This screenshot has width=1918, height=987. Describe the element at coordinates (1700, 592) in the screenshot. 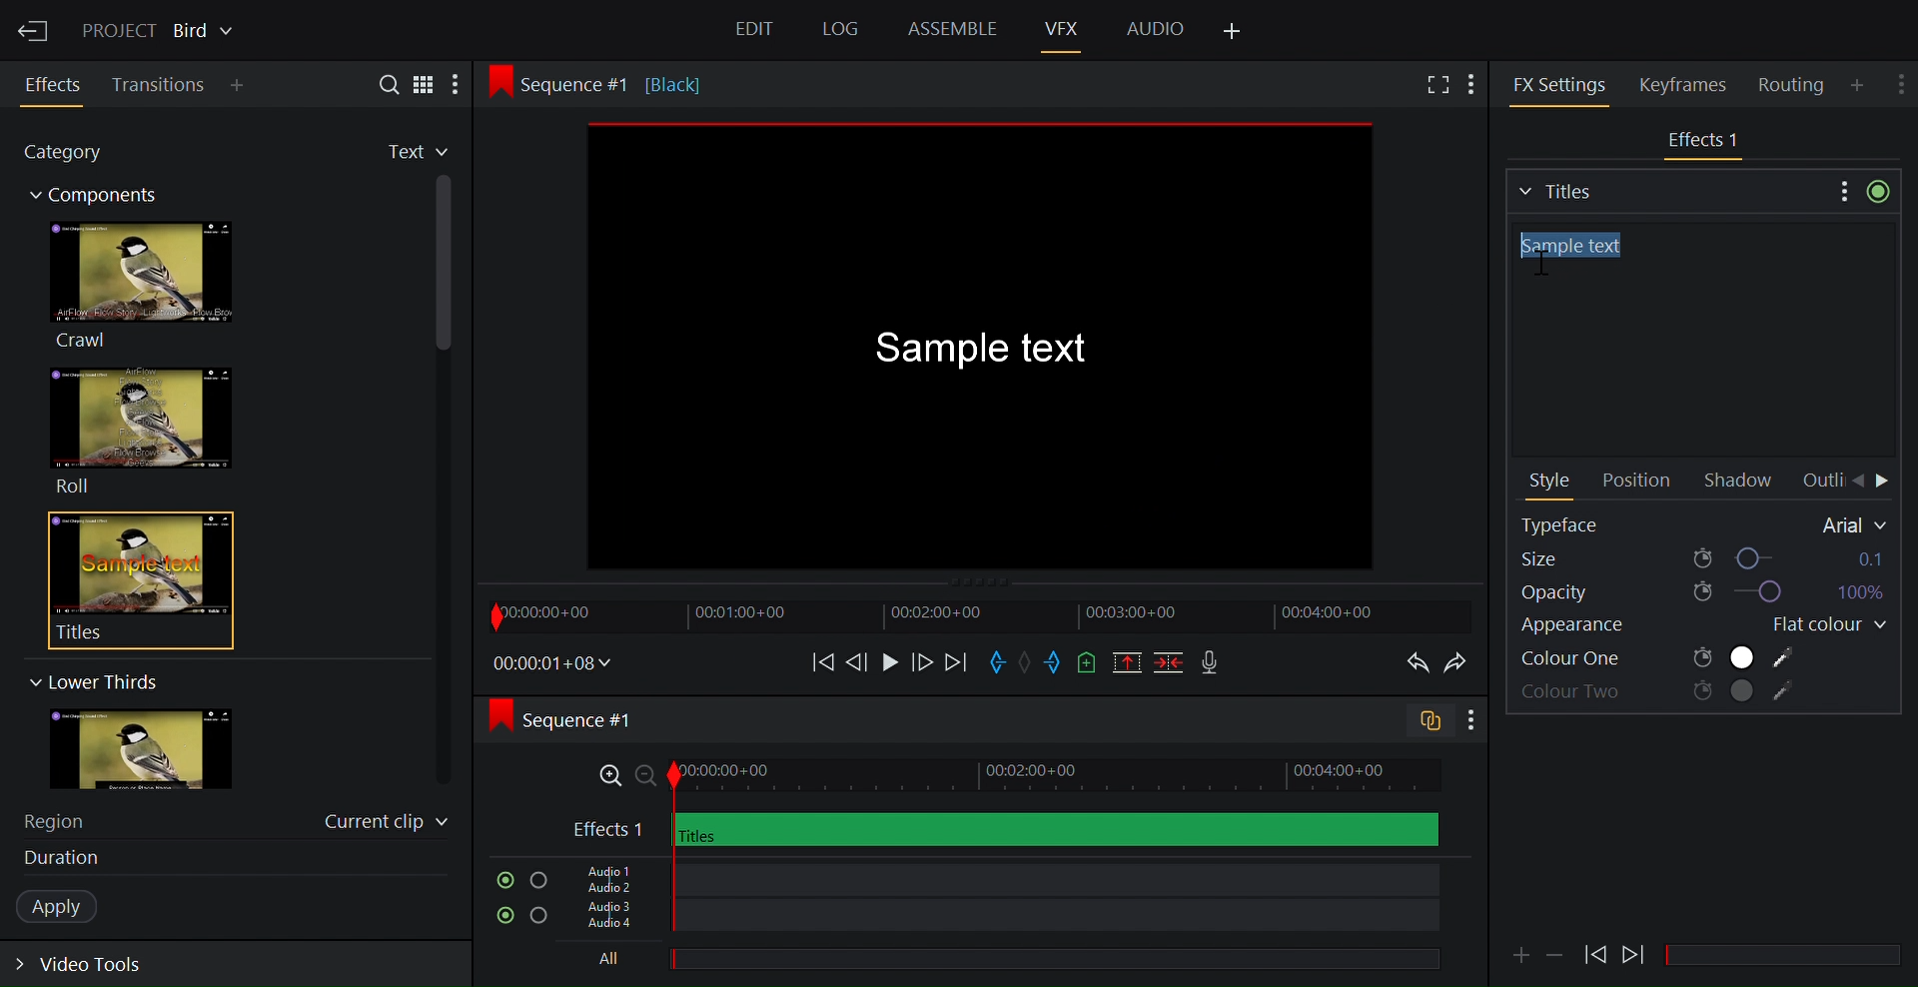

I see `Opacity` at that location.